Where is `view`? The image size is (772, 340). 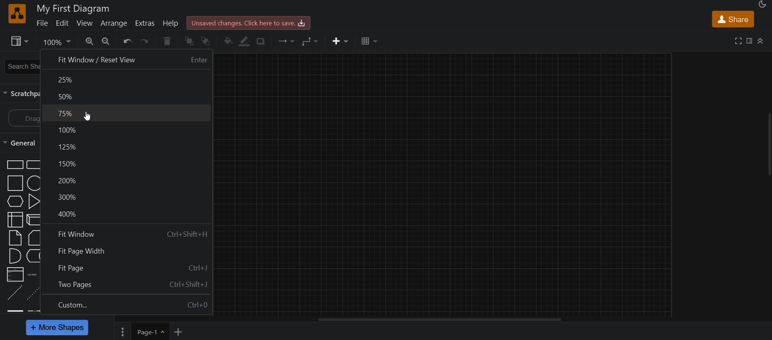 view is located at coordinates (18, 42).